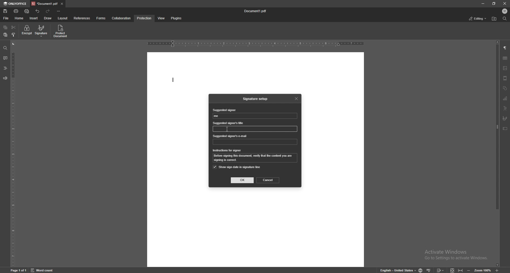 This screenshot has height=273, width=510. Describe the element at coordinates (16, 11) in the screenshot. I see `print` at that location.